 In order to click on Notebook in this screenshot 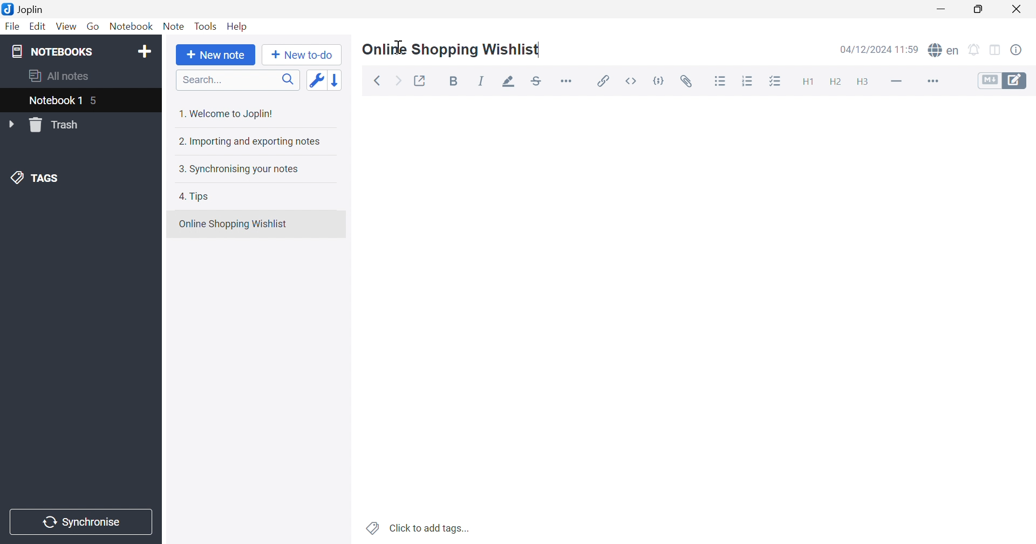, I will do `click(131, 26)`.